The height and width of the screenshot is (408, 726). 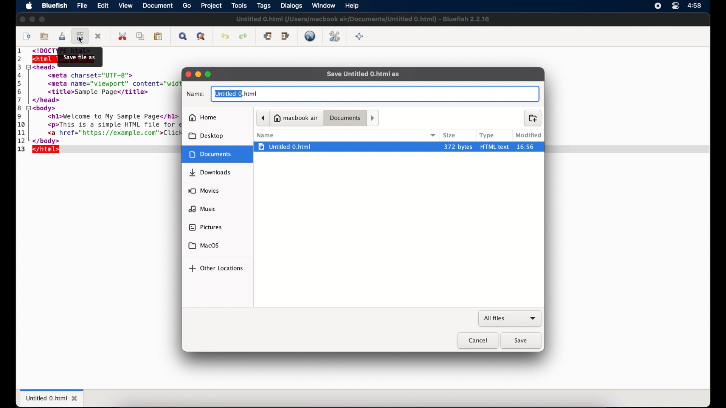 What do you see at coordinates (658, 6) in the screenshot?
I see `screen recorder icon` at bounding box center [658, 6].